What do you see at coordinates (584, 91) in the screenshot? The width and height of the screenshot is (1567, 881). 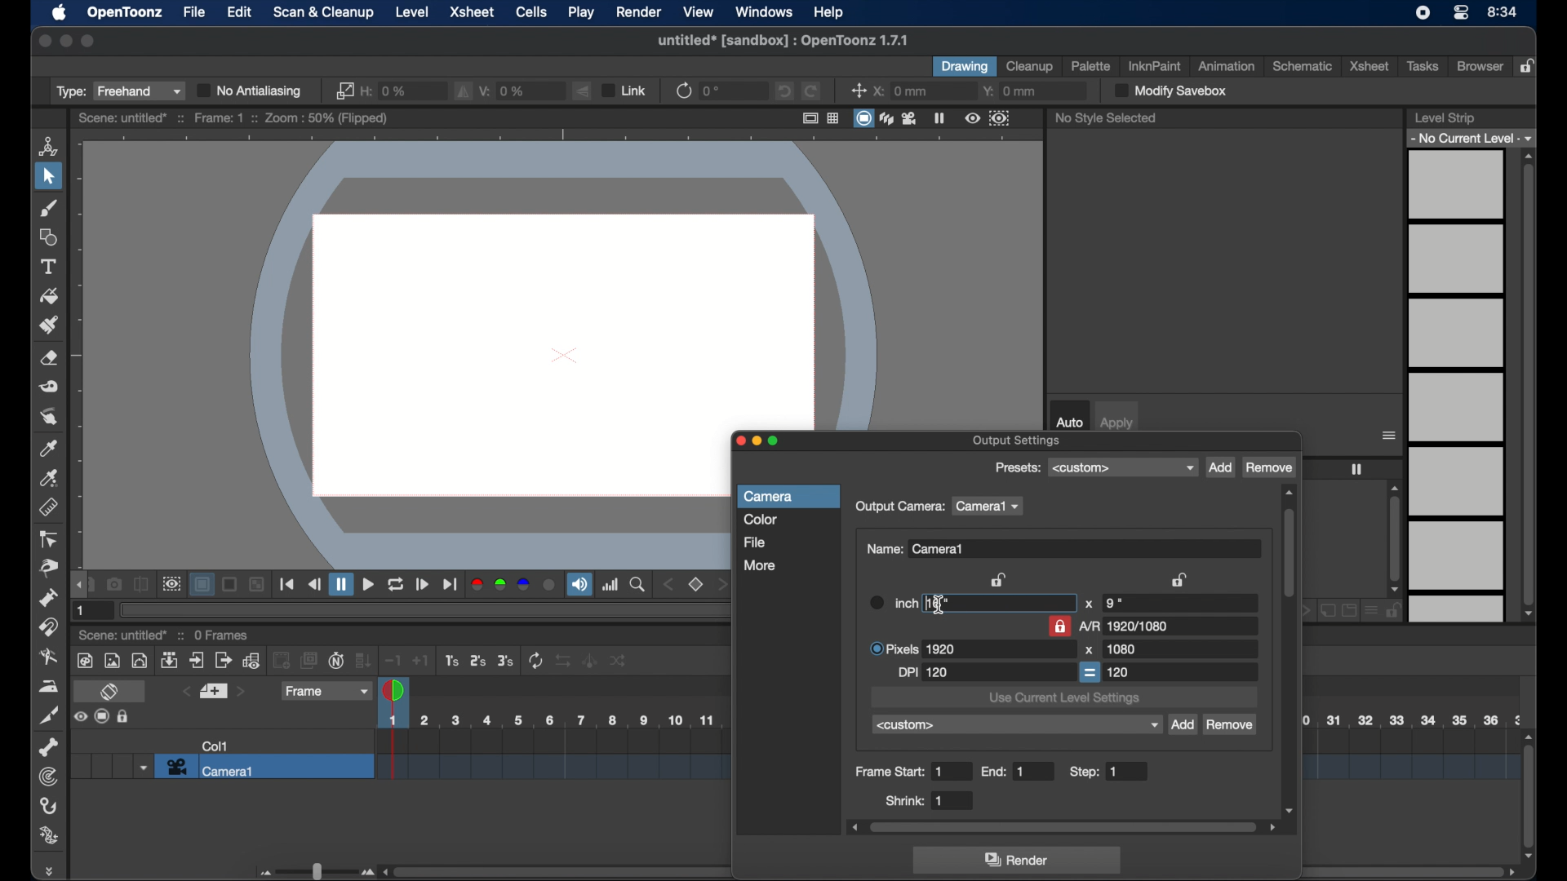 I see `flip vertically` at bounding box center [584, 91].